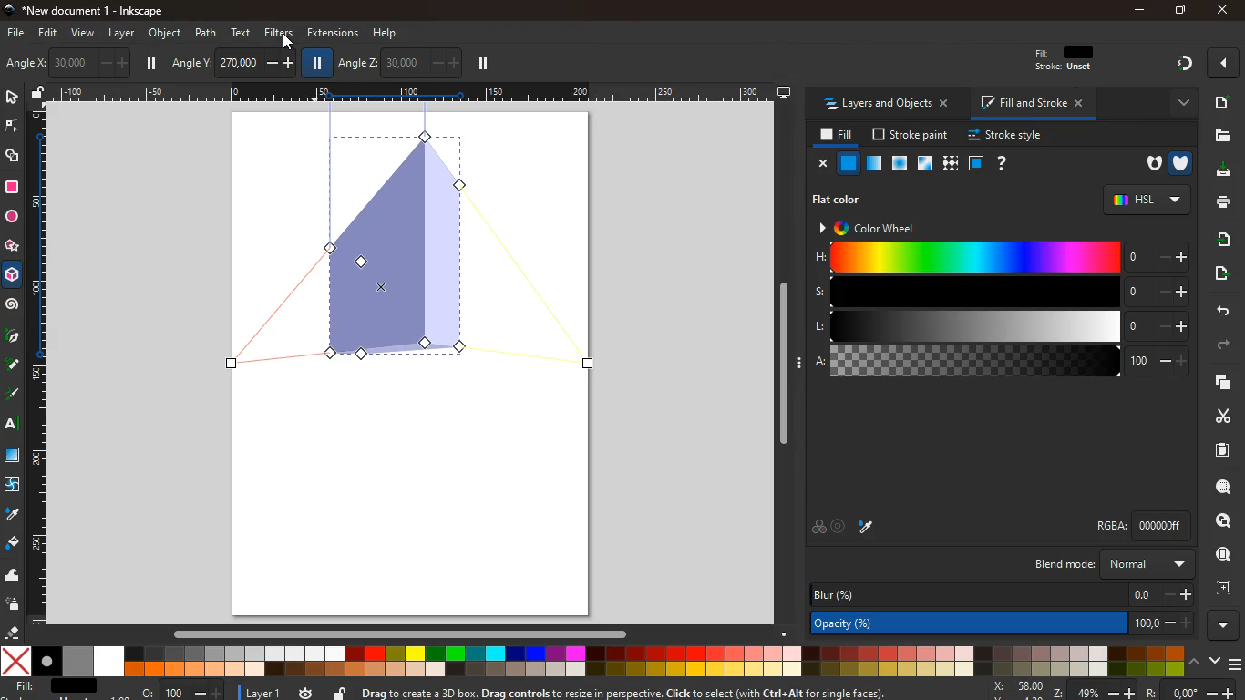 The image size is (1245, 700). What do you see at coordinates (1178, 11) in the screenshot?
I see `Restore` at bounding box center [1178, 11].